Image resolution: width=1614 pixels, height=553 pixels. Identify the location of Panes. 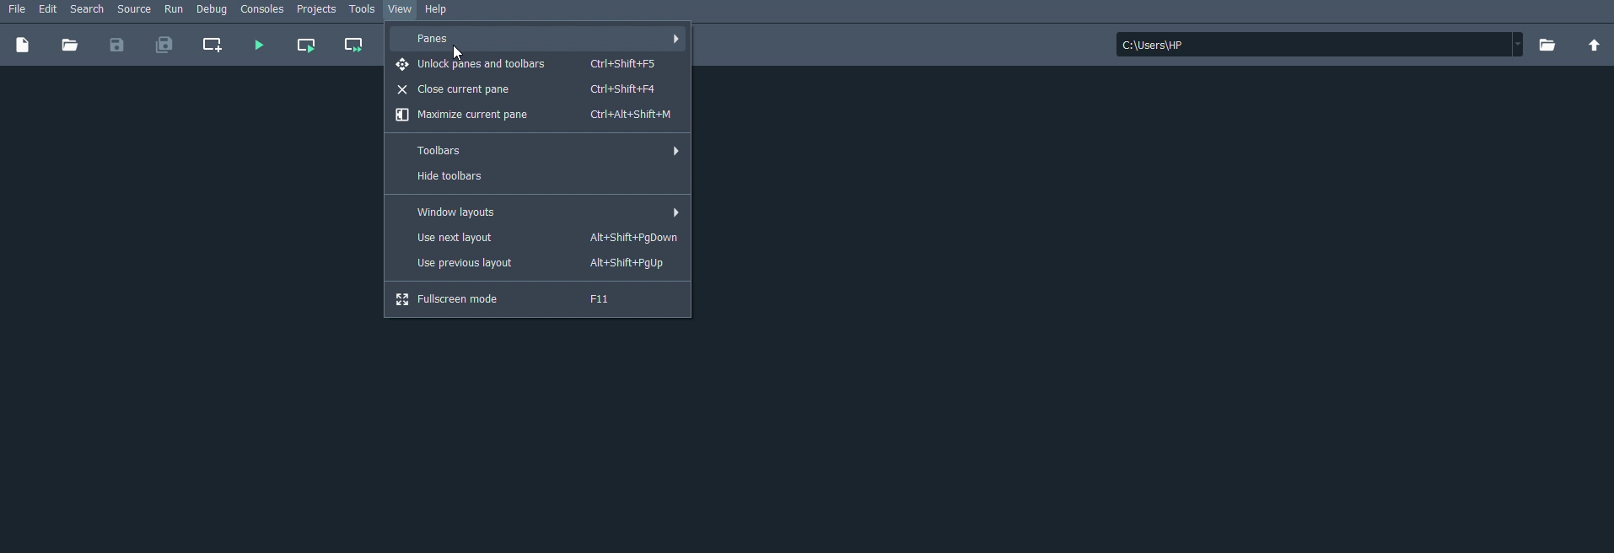
(542, 39).